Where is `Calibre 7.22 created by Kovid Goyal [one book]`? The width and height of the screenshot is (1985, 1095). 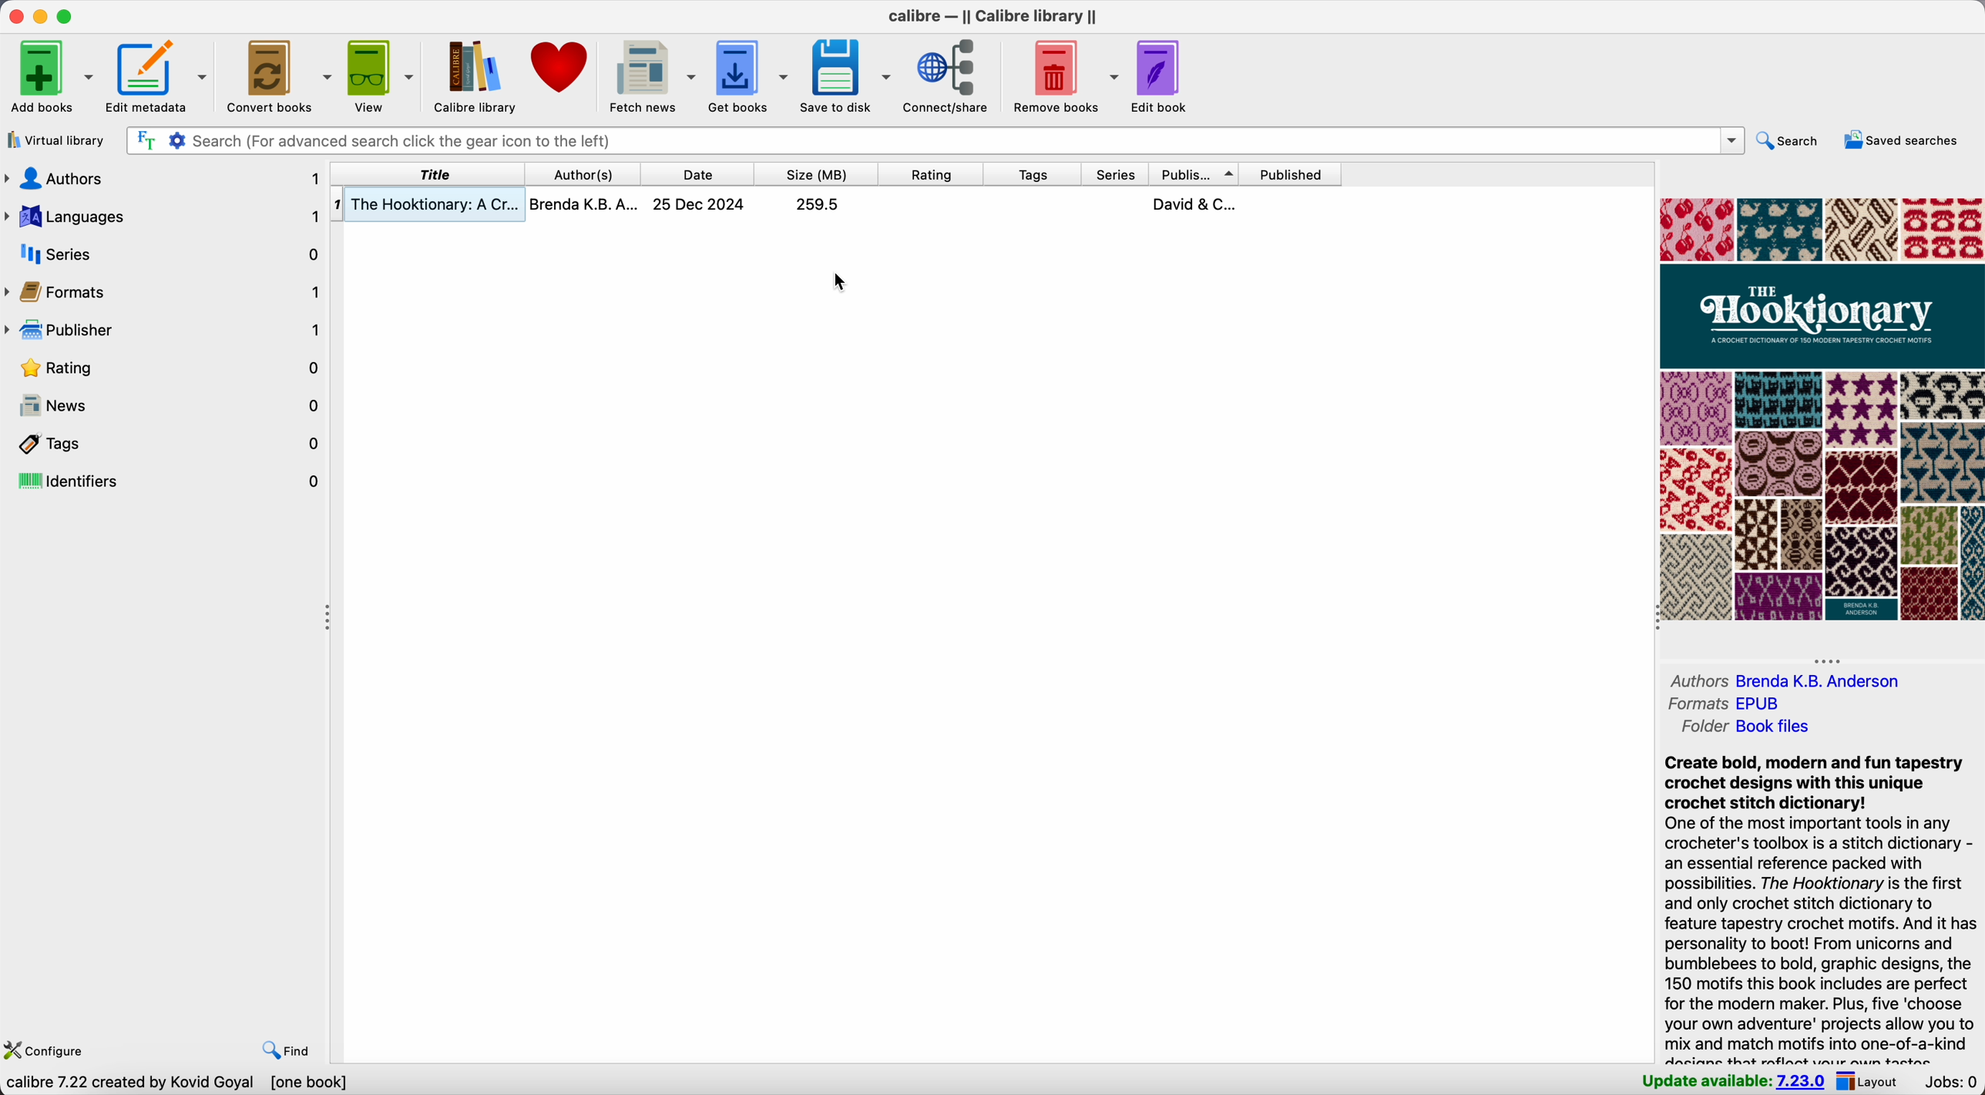 Calibre 7.22 created by Kovid Goyal [one book] is located at coordinates (177, 1084).